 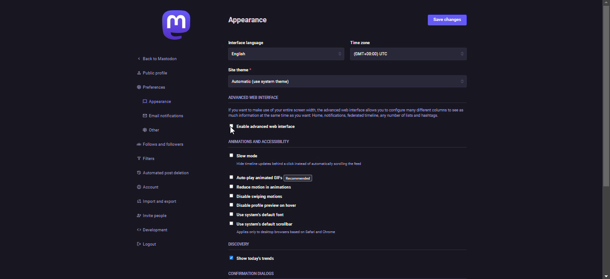 What do you see at coordinates (152, 87) in the screenshot?
I see `preferences` at bounding box center [152, 87].